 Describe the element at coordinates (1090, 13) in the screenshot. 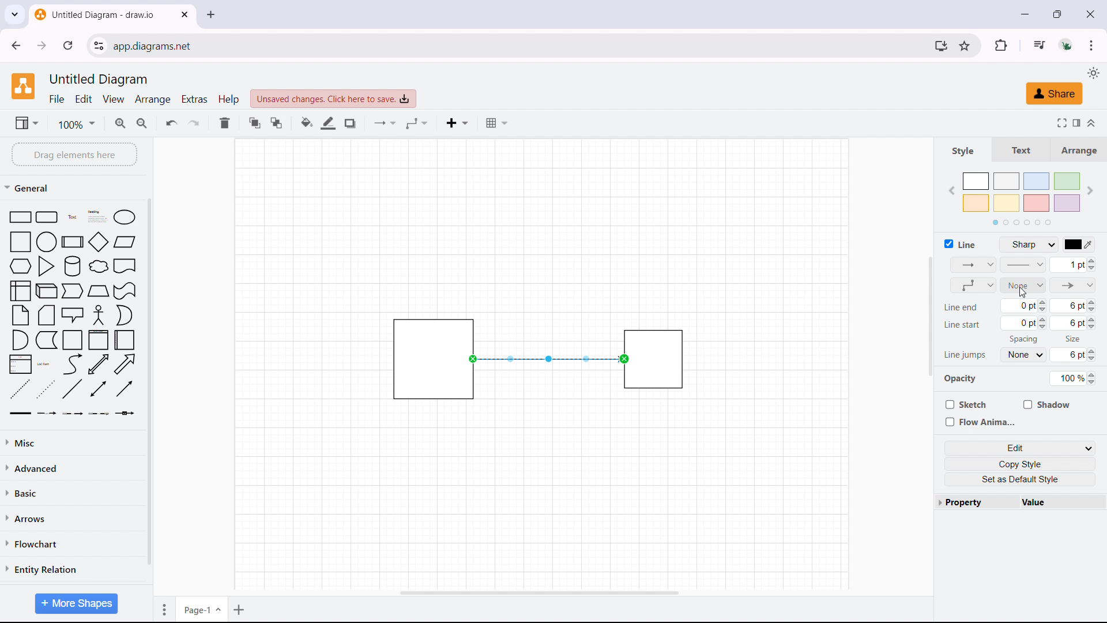

I see `close` at that location.